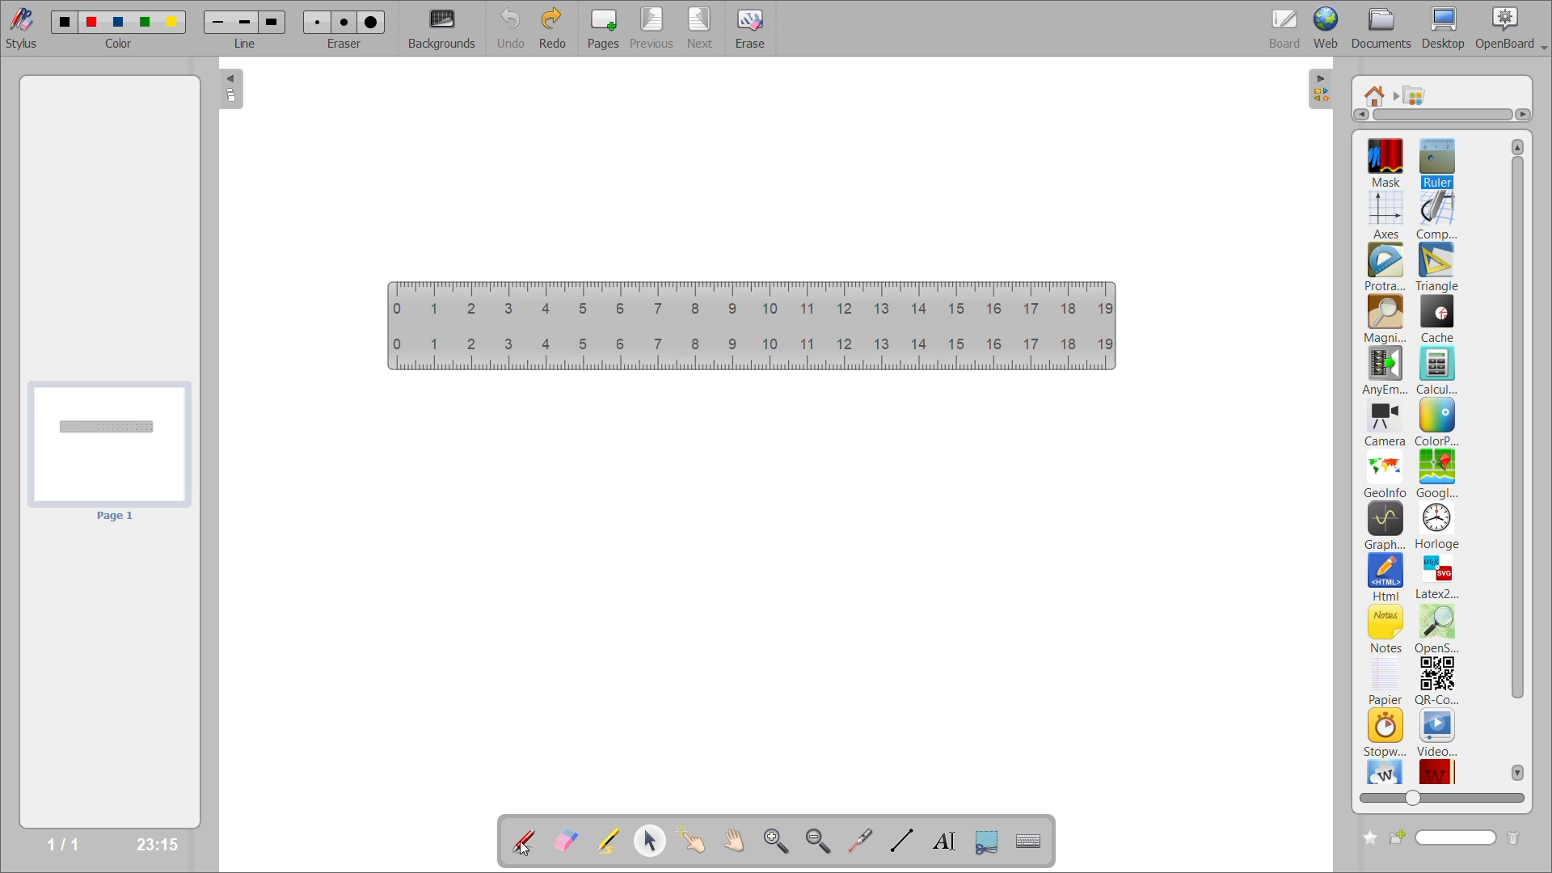 This screenshot has width=1552, height=873. I want to click on ruler, so click(752, 327).